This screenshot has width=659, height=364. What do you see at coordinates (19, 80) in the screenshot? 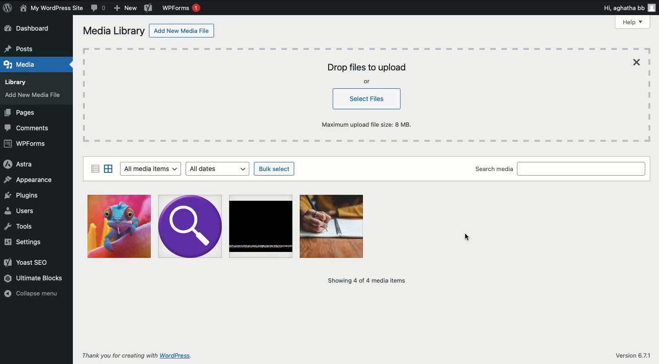
I see `Library` at bounding box center [19, 80].